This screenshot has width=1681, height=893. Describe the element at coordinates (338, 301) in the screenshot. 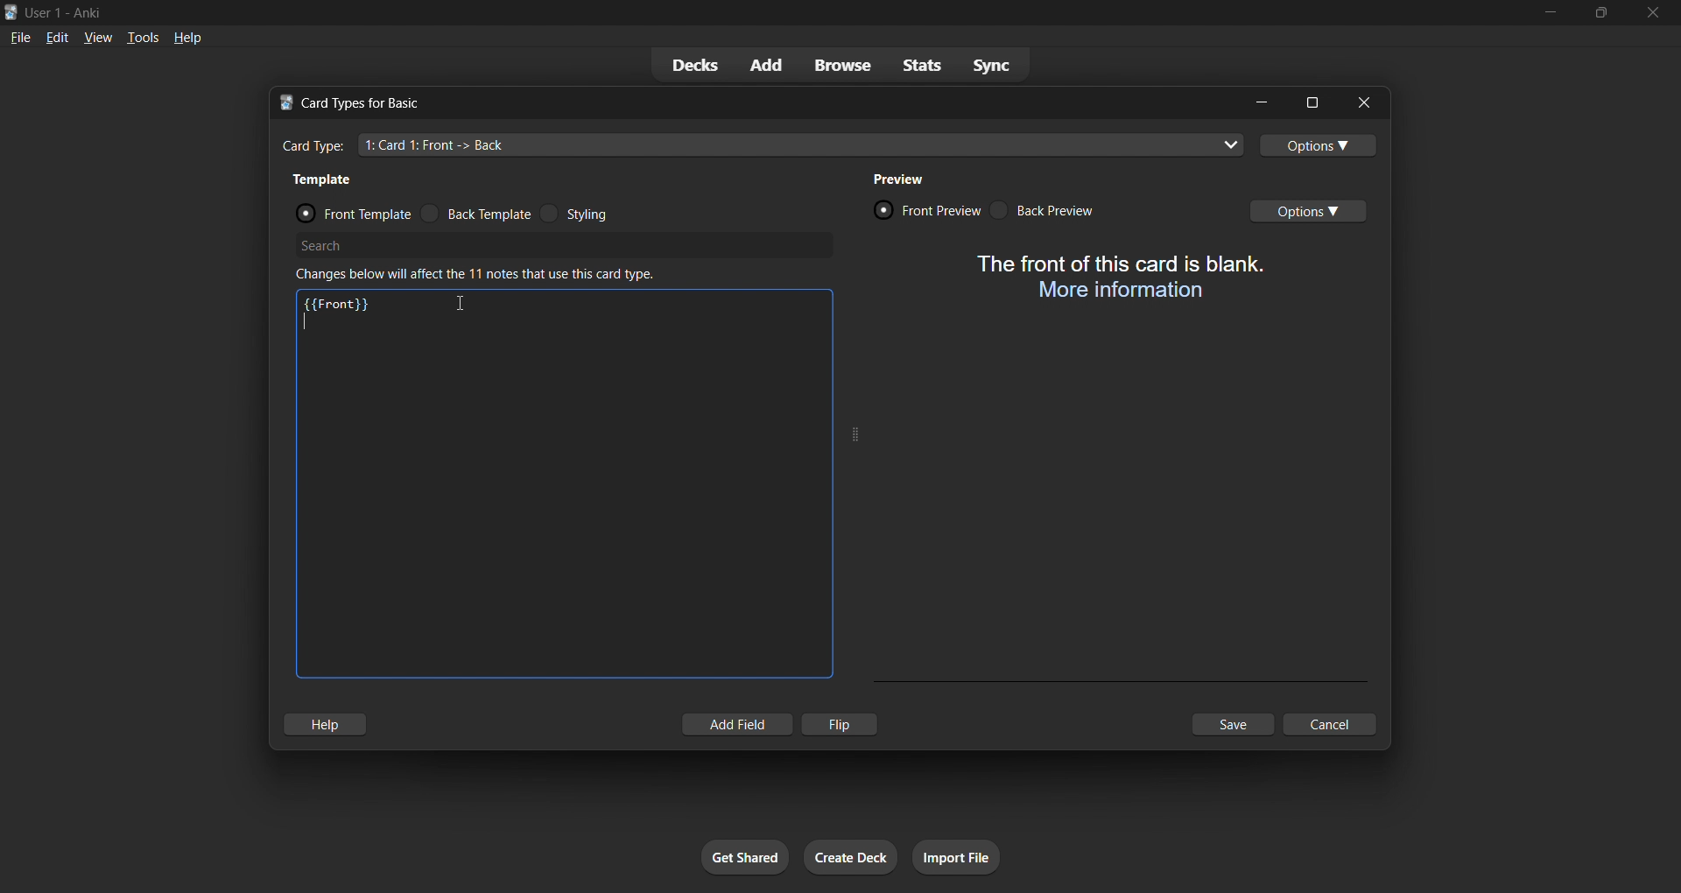

I see `{{Font}}` at that location.